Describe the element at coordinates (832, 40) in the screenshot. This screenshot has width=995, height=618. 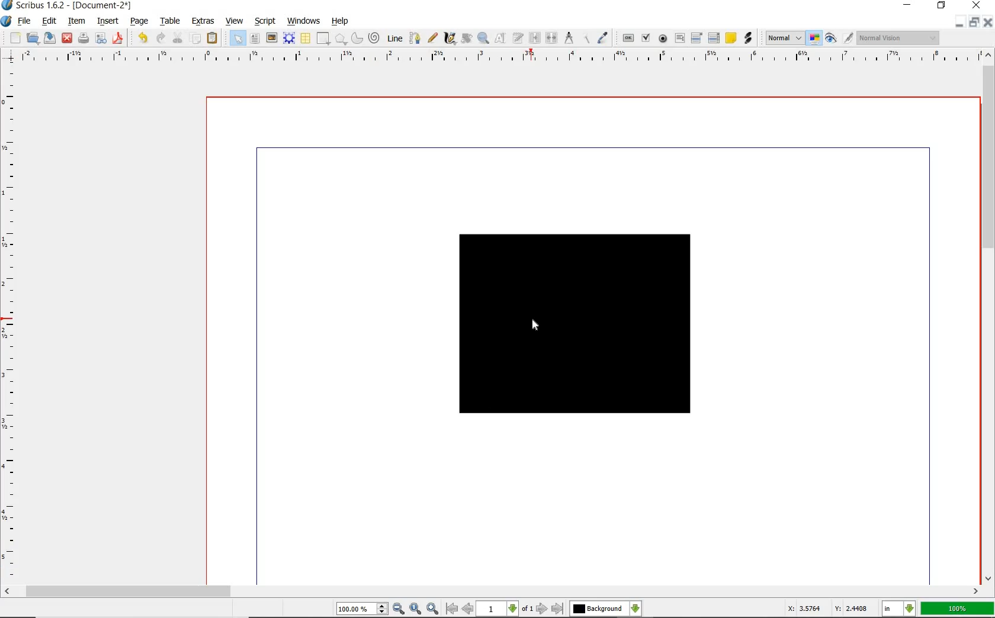
I see `preview mode` at that location.